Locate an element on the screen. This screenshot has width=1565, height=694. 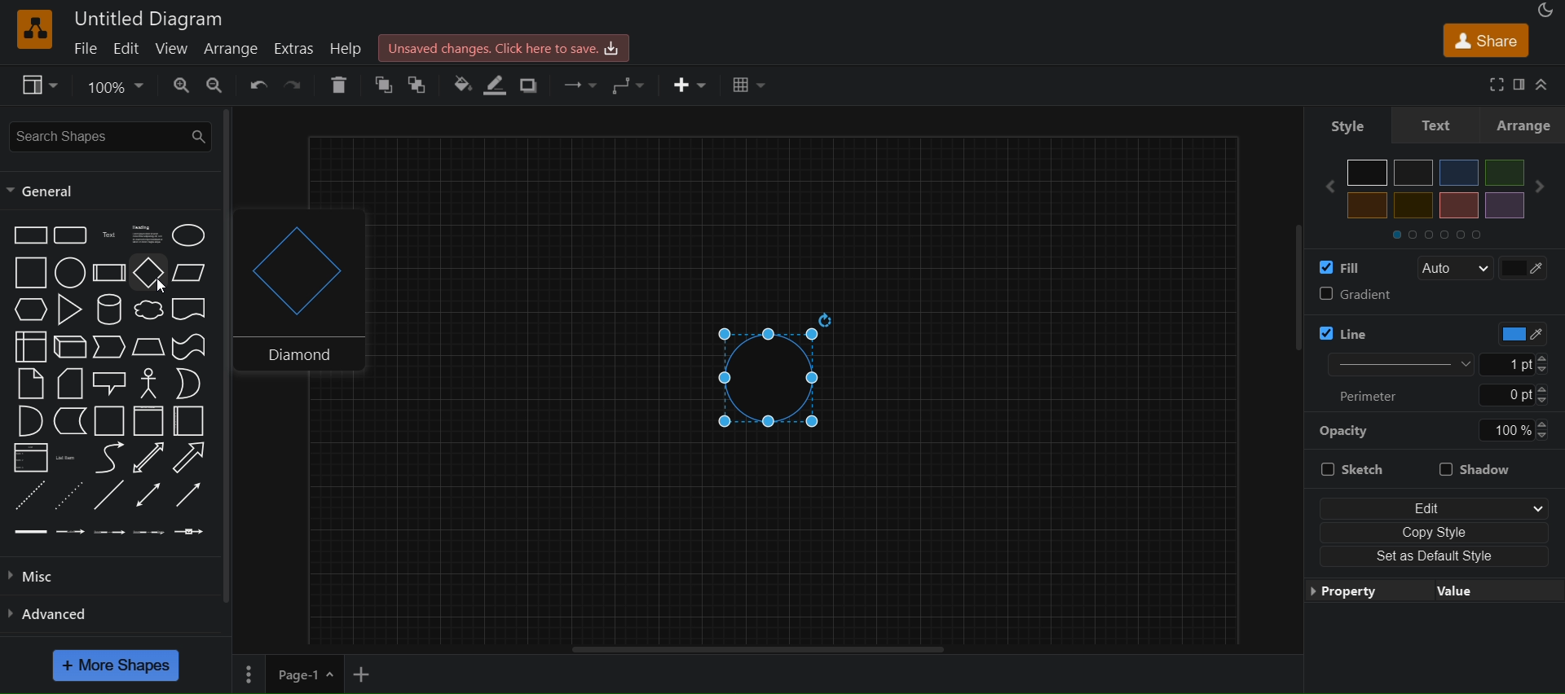
misc is located at coordinates (51, 575).